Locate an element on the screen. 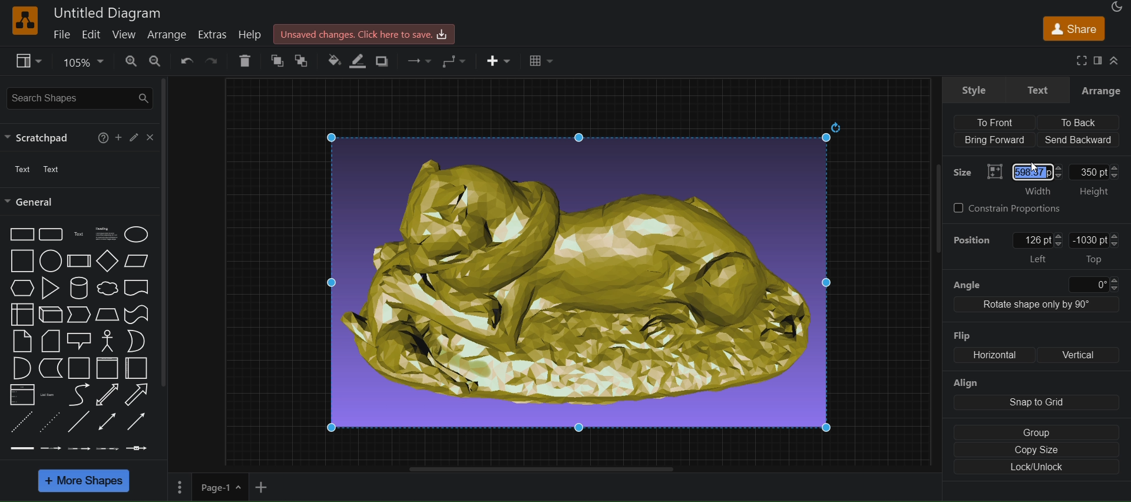 The image size is (1131, 502). fullscreen is located at coordinates (1082, 61).